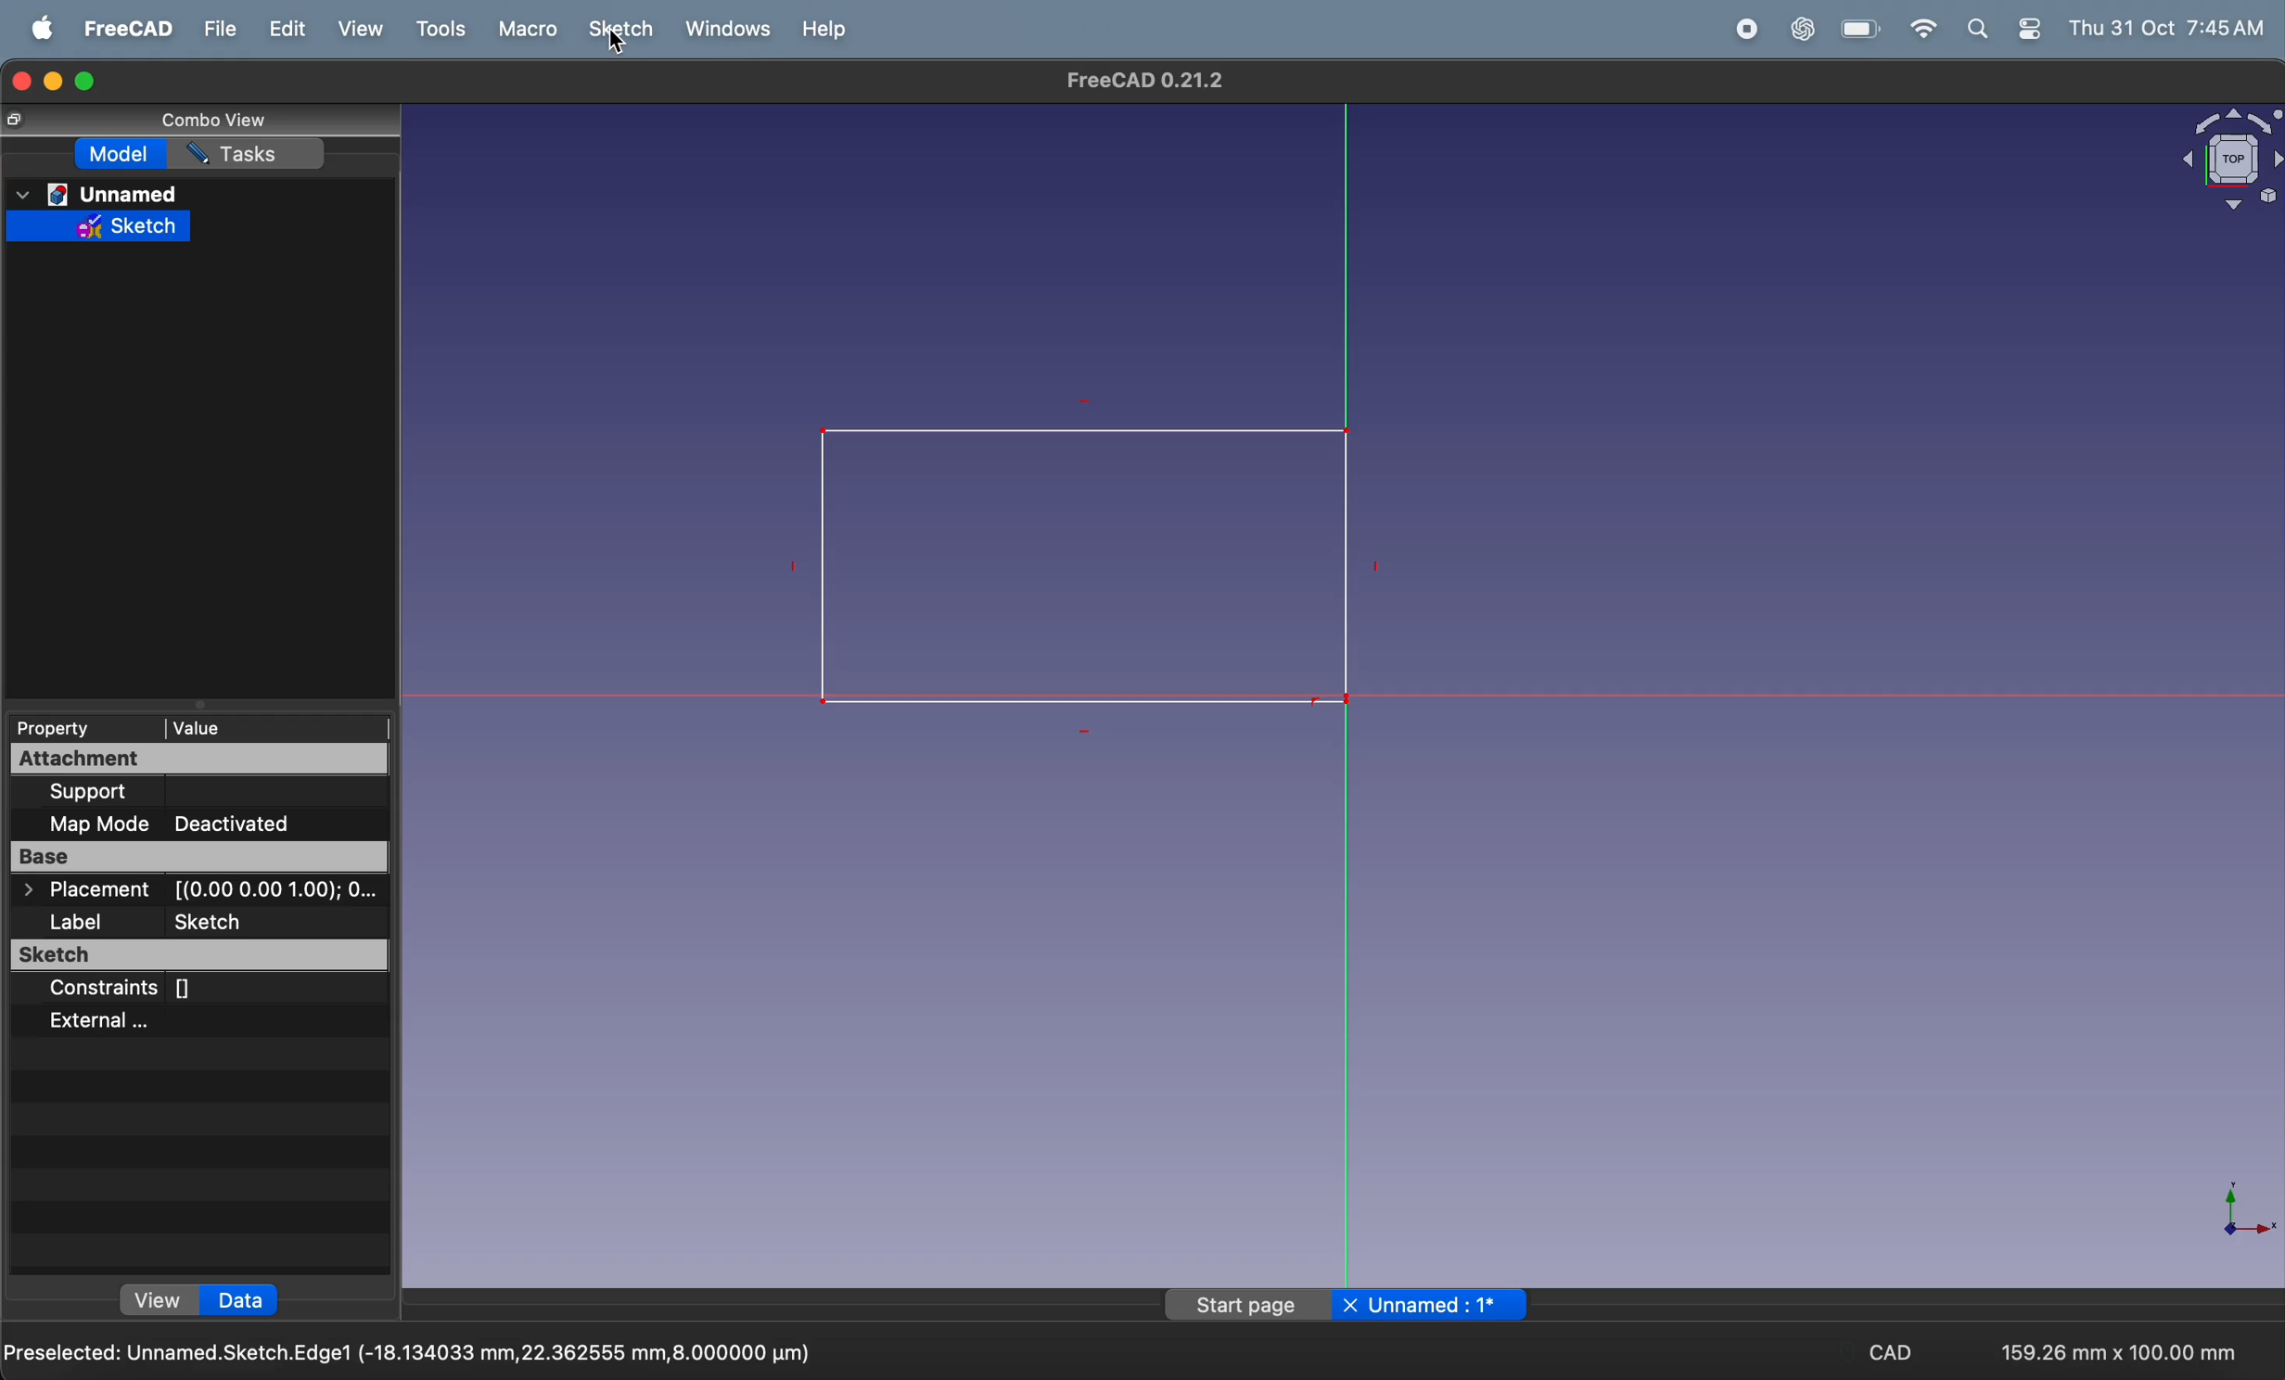 The height and width of the screenshot is (1380, 2285). Describe the element at coordinates (436, 32) in the screenshot. I see `tools` at that location.